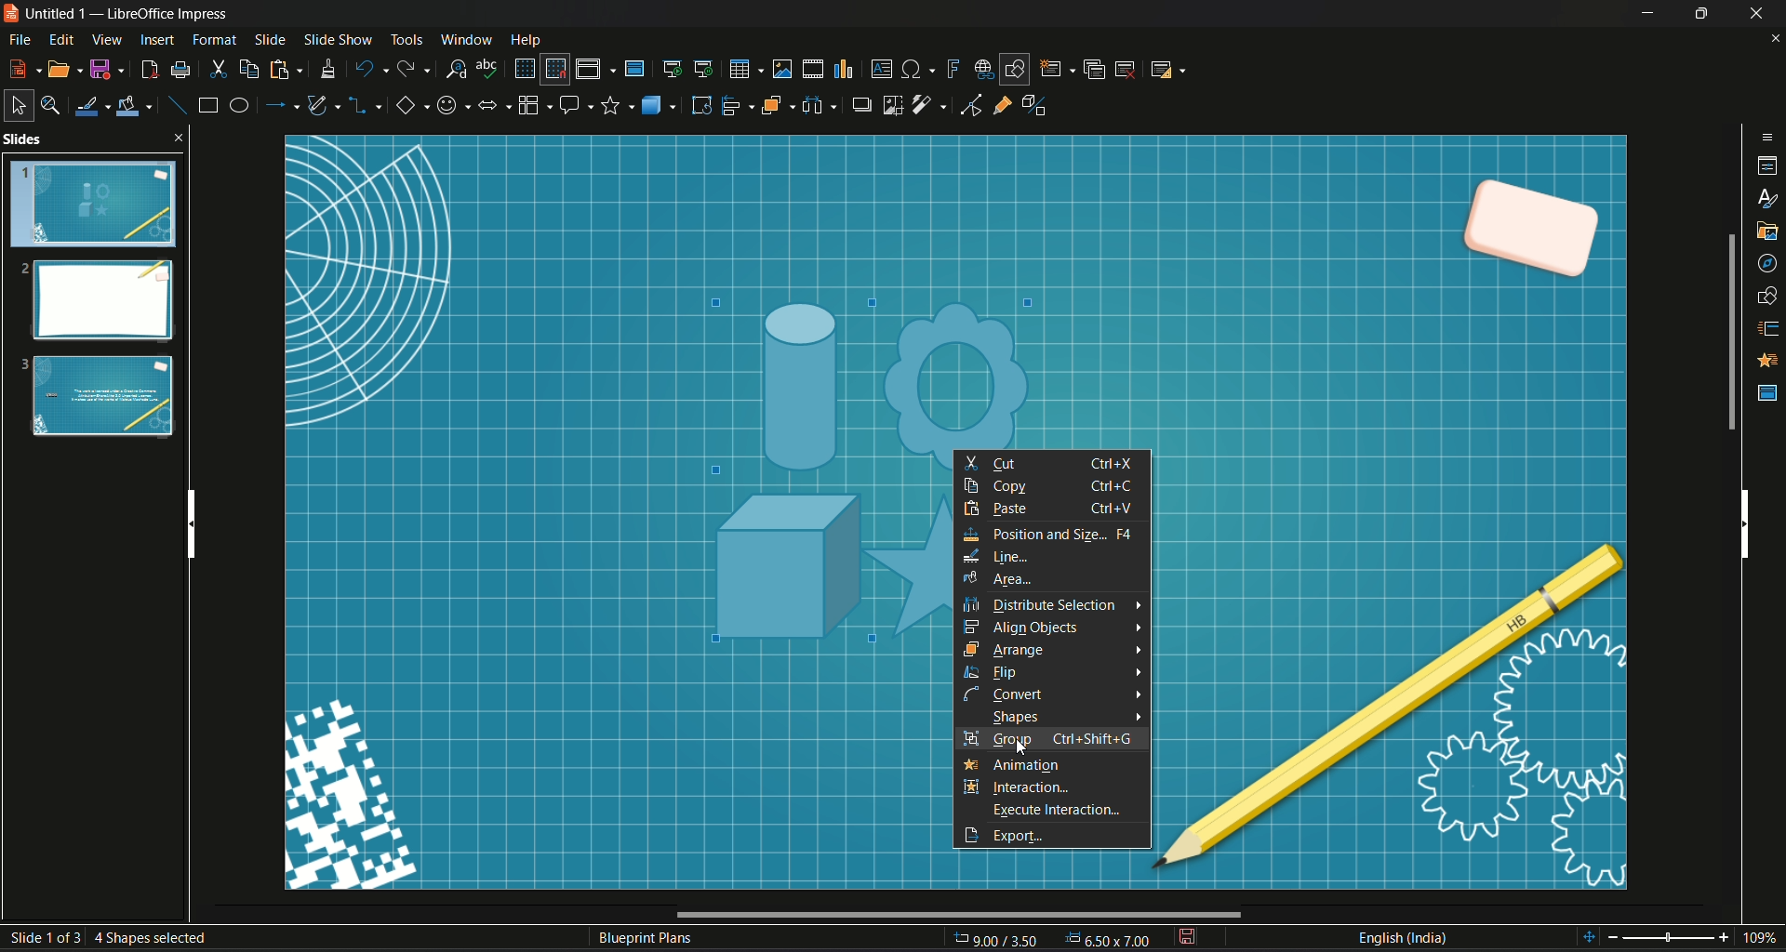  What do you see at coordinates (1059, 811) in the screenshot?
I see `execute interaction` at bounding box center [1059, 811].